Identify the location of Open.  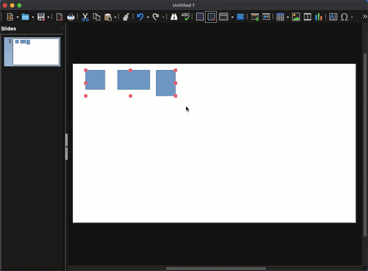
(28, 16).